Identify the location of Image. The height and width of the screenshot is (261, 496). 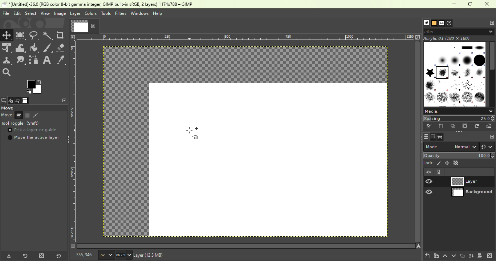
(25, 101).